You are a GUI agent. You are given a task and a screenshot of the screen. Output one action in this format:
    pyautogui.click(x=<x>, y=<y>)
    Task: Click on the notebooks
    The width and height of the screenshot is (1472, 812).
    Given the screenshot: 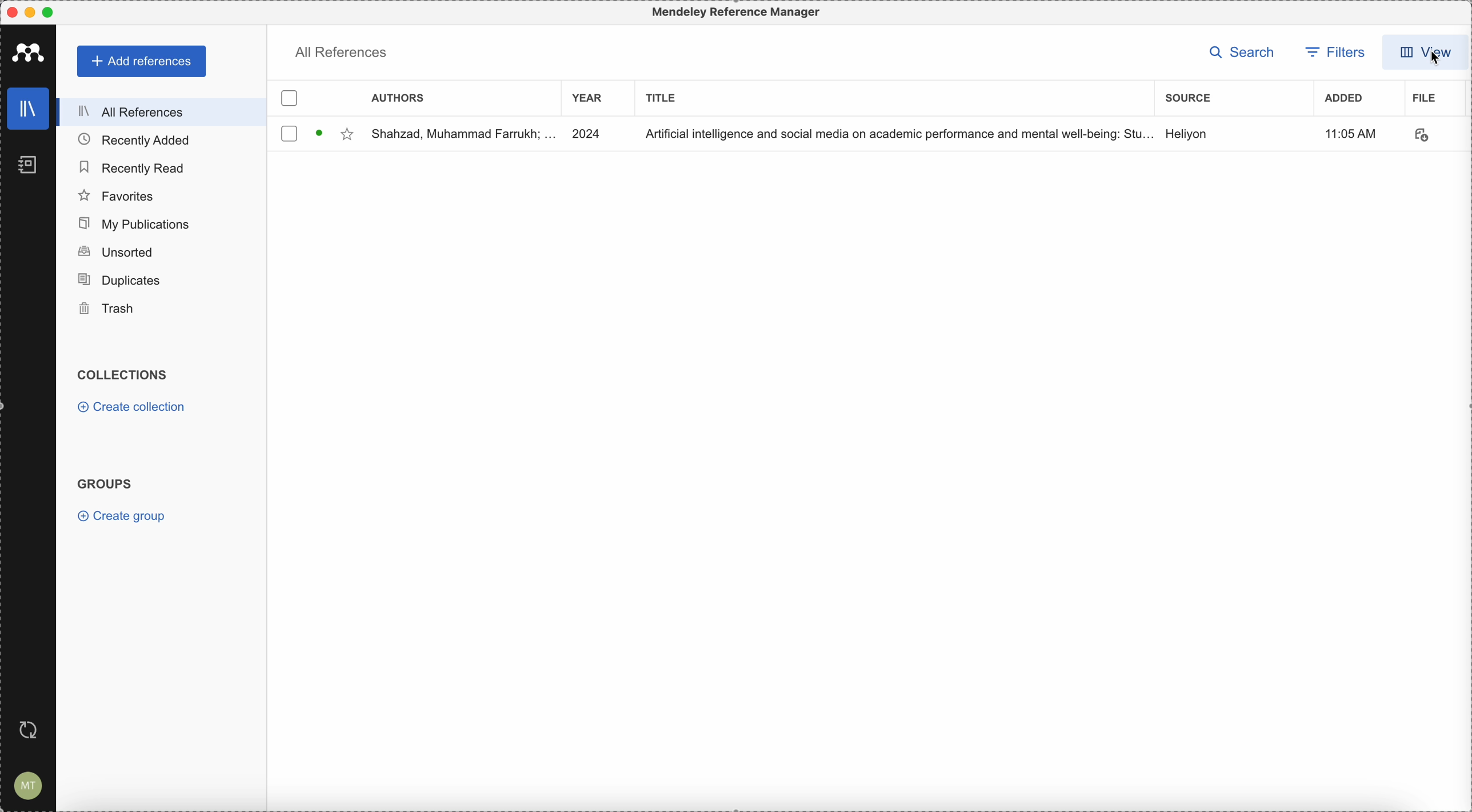 What is the action you would take?
    pyautogui.click(x=29, y=166)
    